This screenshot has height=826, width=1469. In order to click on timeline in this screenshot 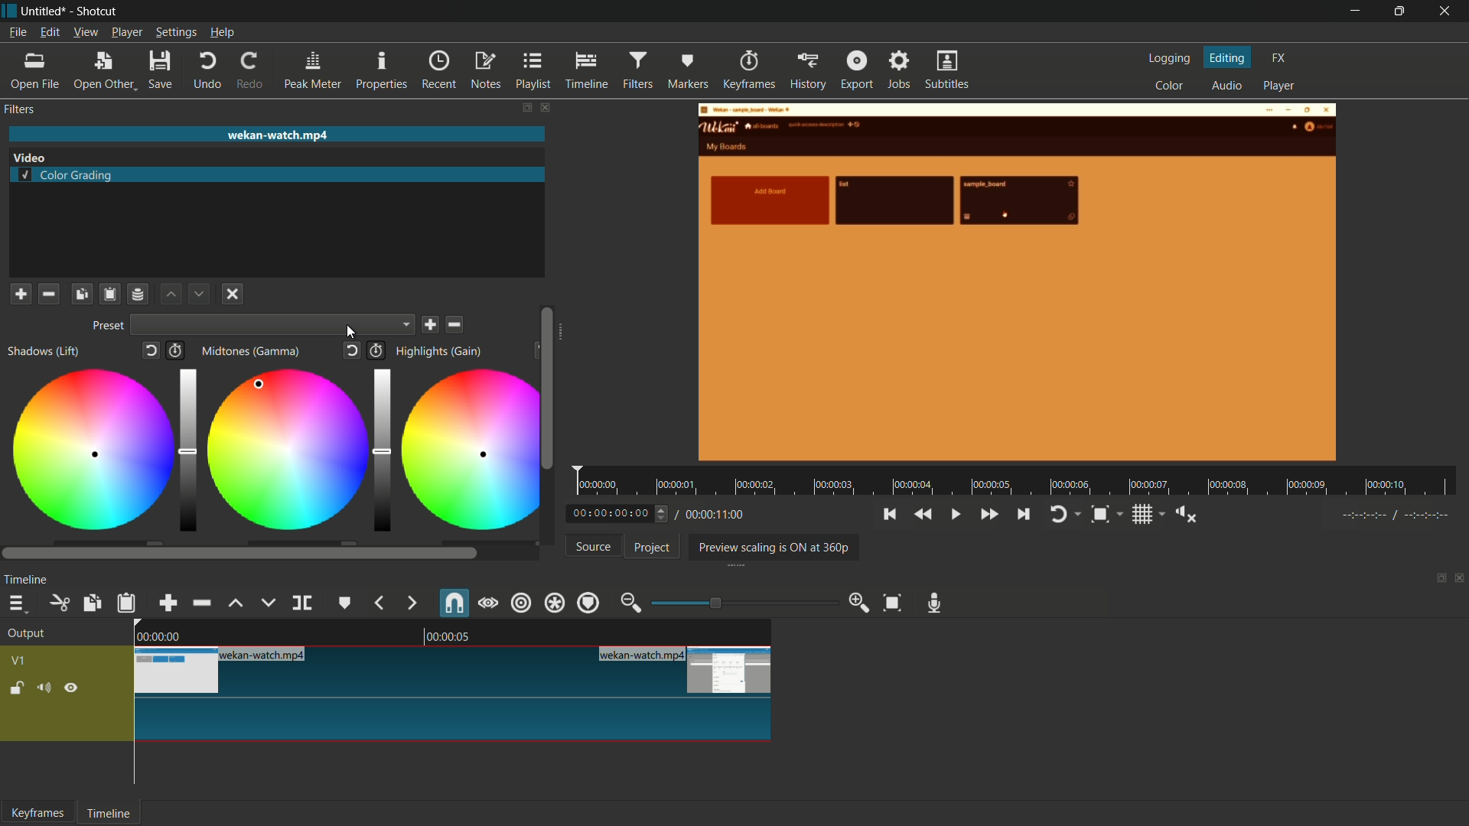, I will do `click(26, 581)`.